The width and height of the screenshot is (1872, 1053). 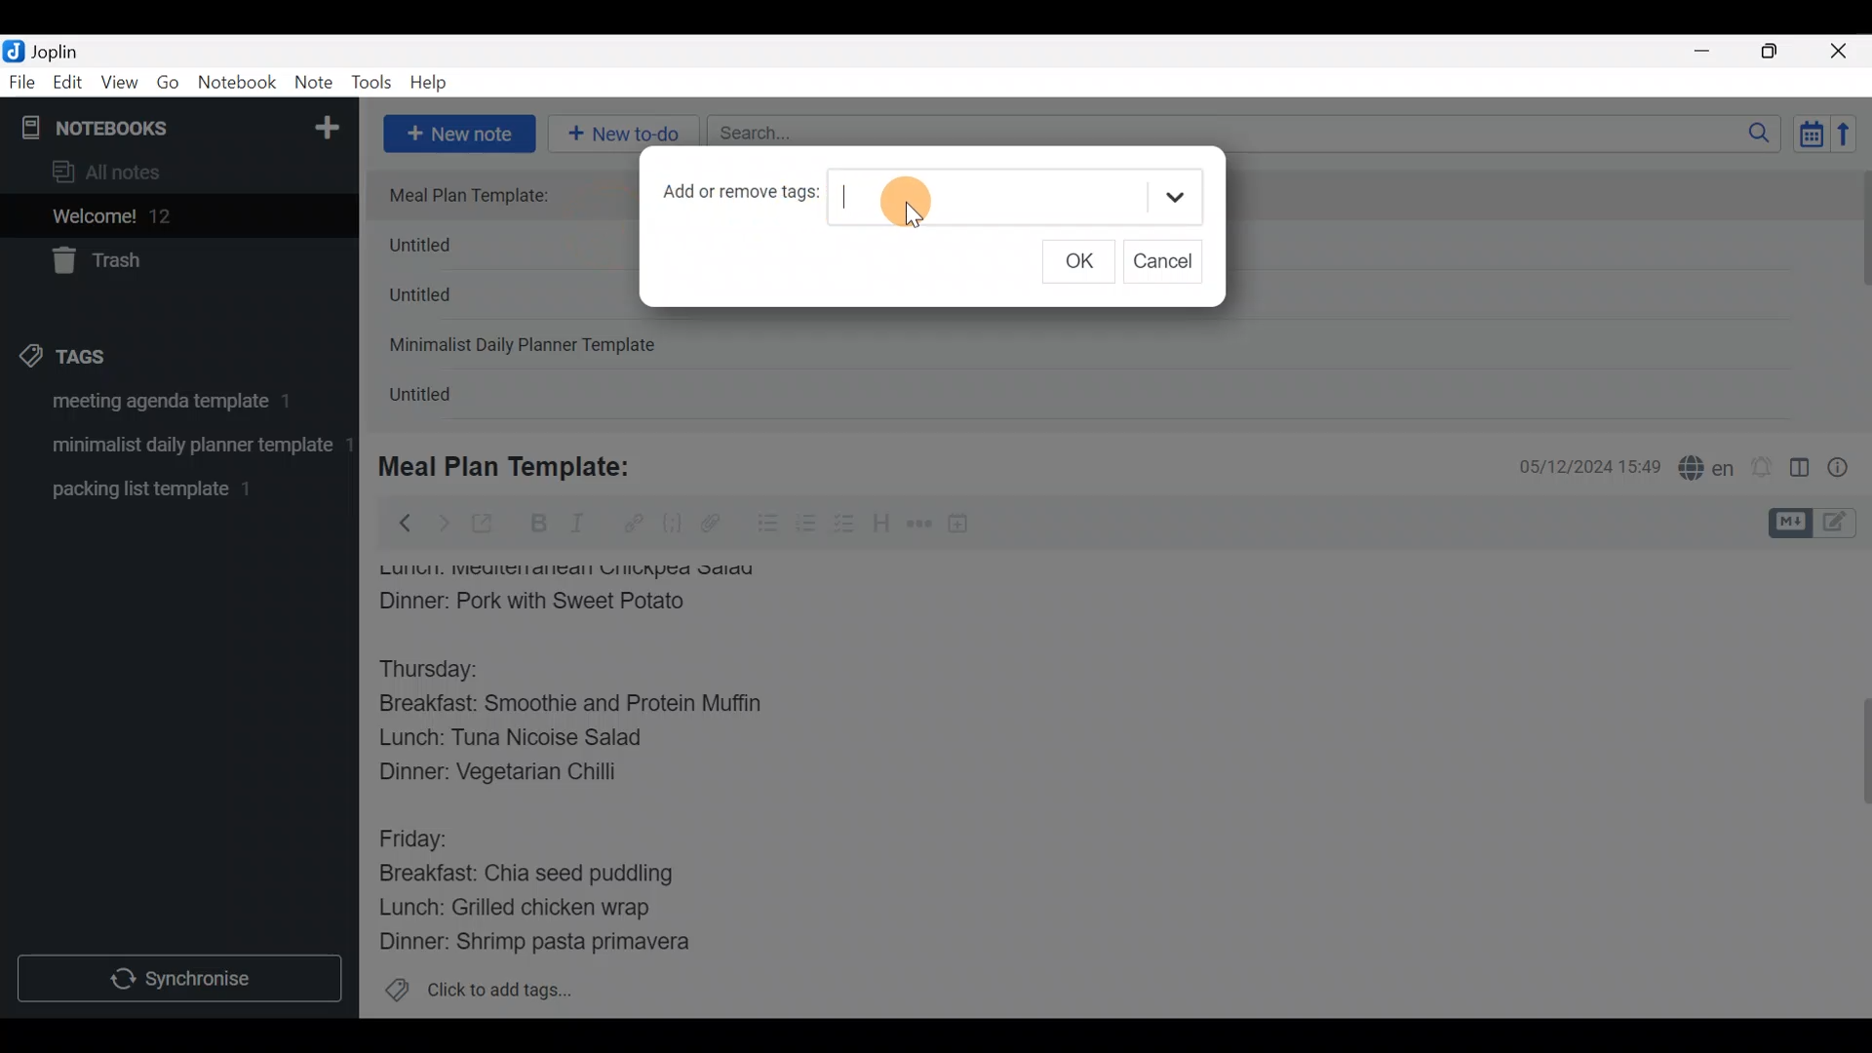 What do you see at coordinates (168, 87) in the screenshot?
I see `Go` at bounding box center [168, 87].